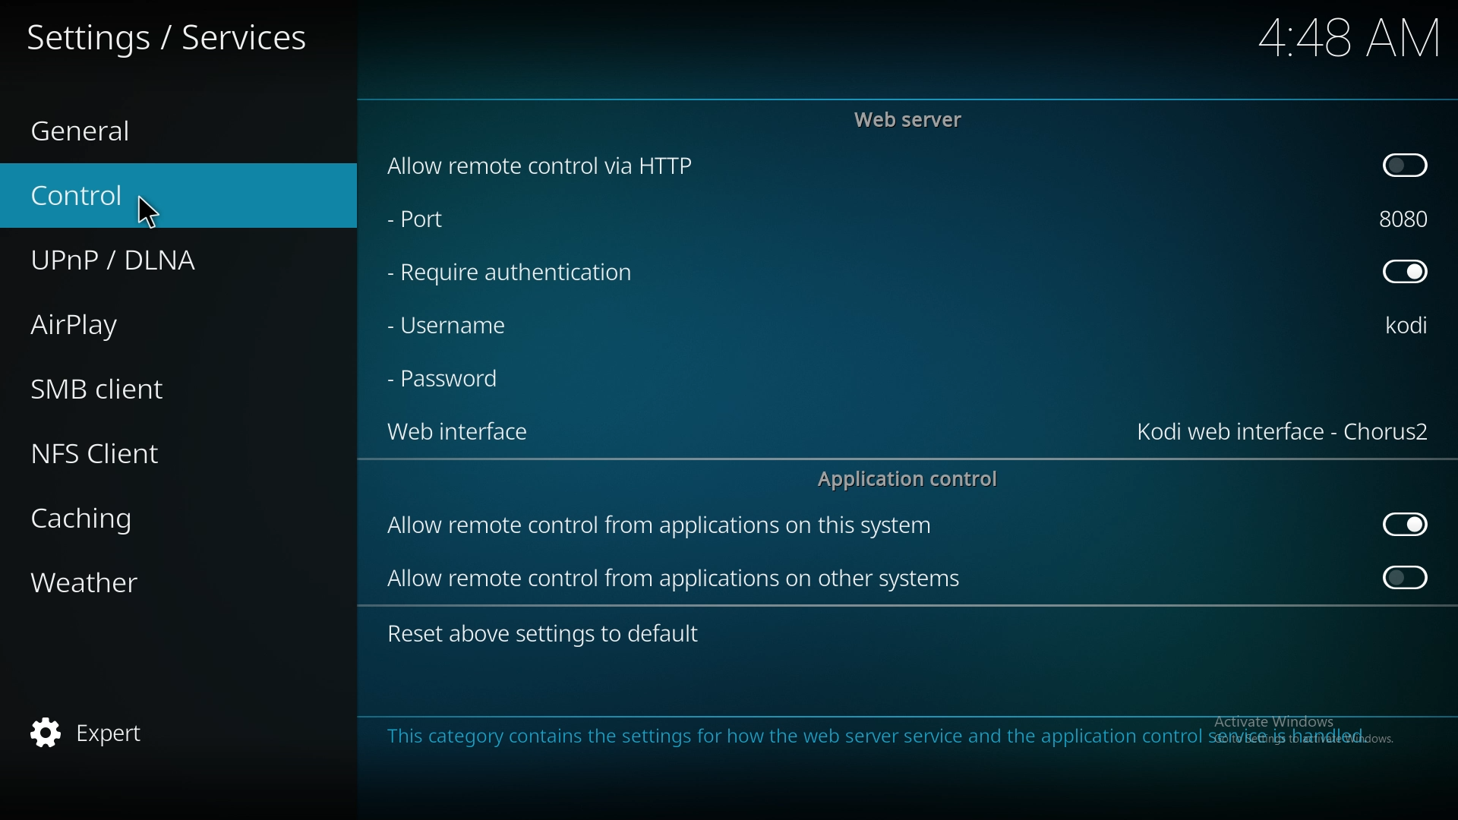  I want to click on smb client, so click(120, 388).